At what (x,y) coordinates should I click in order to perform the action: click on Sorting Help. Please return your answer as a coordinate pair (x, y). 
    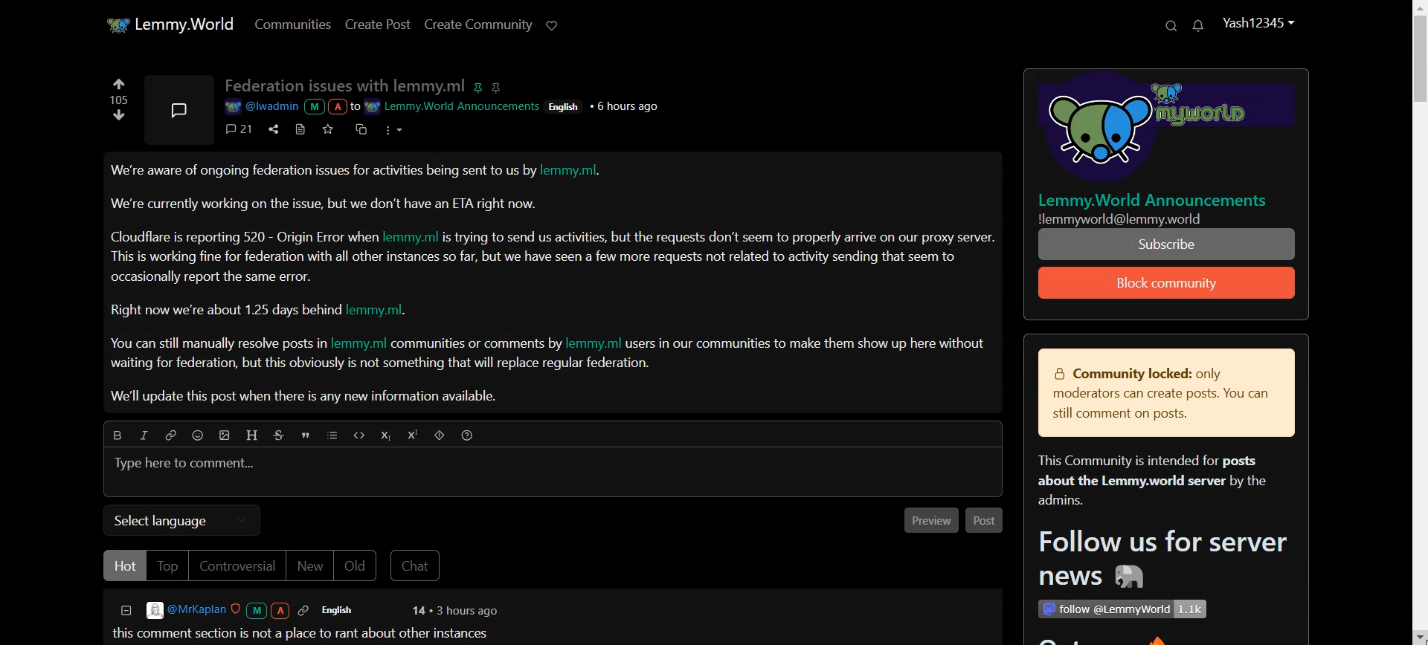
    Looking at the image, I should click on (467, 435).